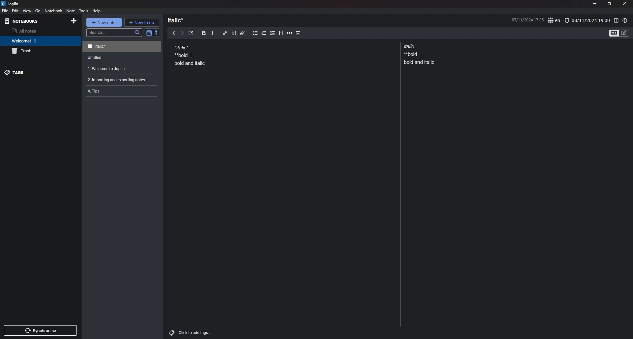  What do you see at coordinates (190, 55) in the screenshot?
I see `note` at bounding box center [190, 55].